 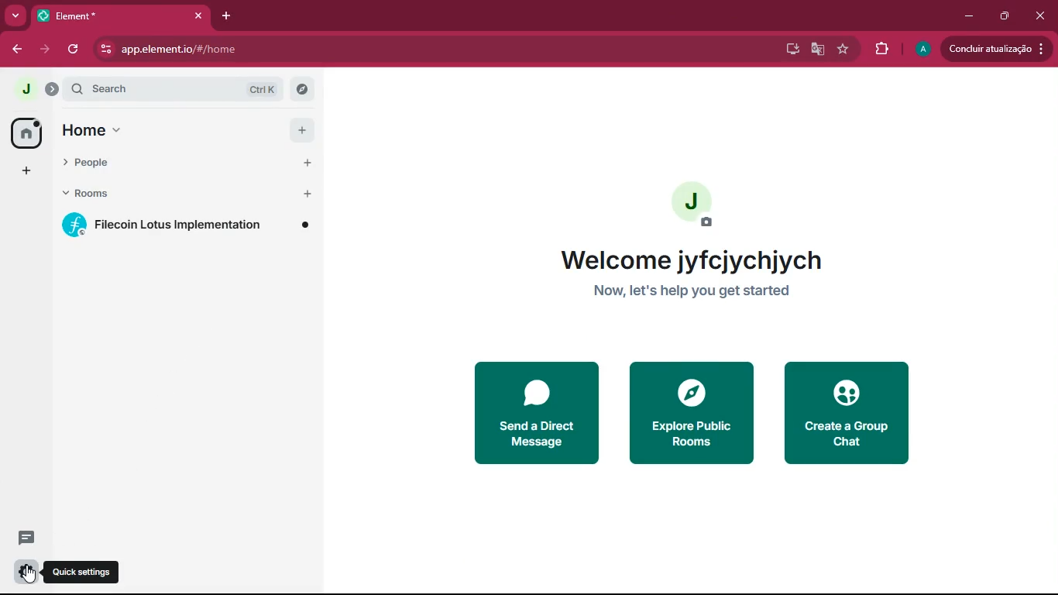 I want to click on close, so click(x=198, y=15).